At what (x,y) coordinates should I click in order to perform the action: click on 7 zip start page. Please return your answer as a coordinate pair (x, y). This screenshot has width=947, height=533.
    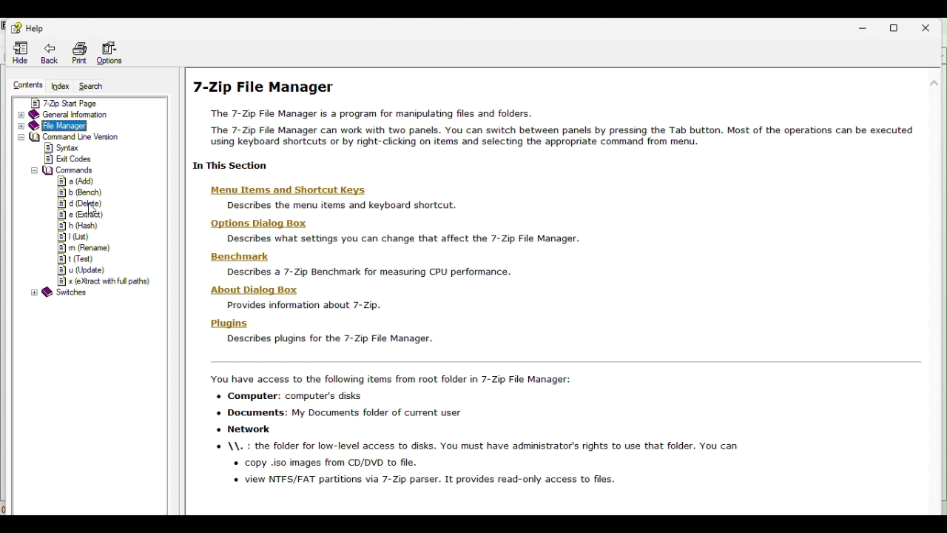
    Looking at the image, I should click on (76, 101).